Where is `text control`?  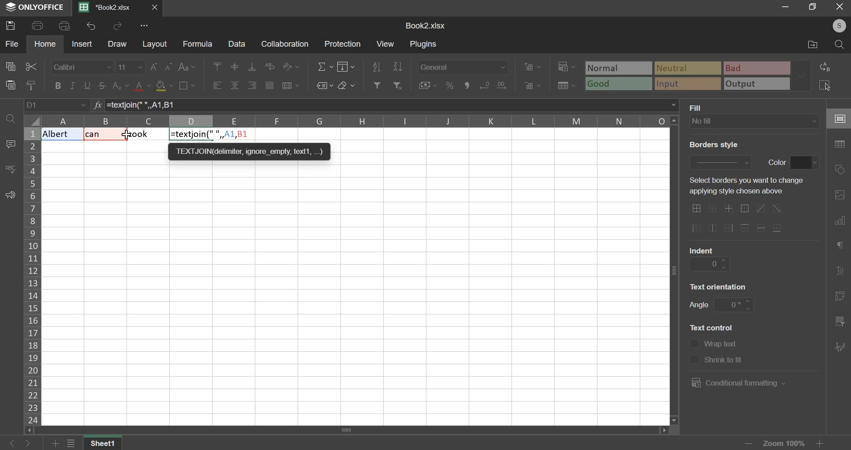
text control is located at coordinates (694, 352).